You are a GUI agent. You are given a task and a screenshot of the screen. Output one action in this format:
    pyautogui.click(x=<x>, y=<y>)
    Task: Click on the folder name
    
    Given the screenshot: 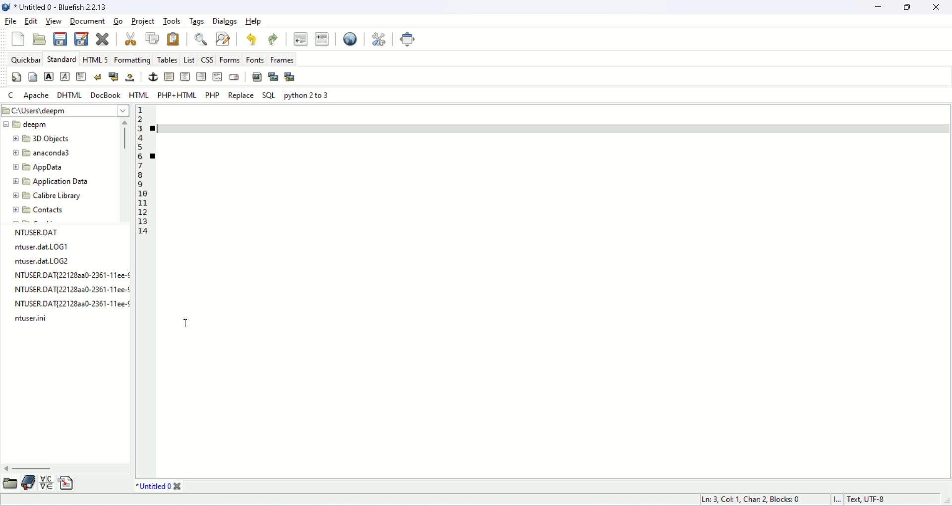 What is the action you would take?
    pyautogui.click(x=56, y=182)
    